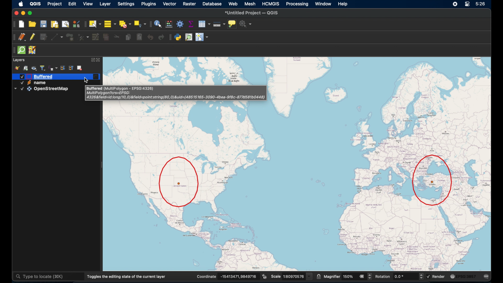 This screenshot has height=283, width=503. I want to click on drag handles, so click(13, 37).